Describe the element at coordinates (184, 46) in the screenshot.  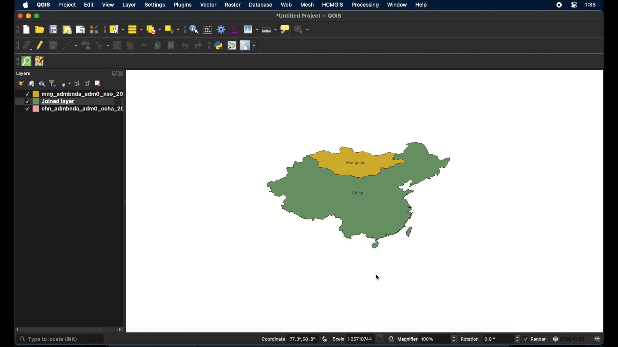
I see `undo` at that location.